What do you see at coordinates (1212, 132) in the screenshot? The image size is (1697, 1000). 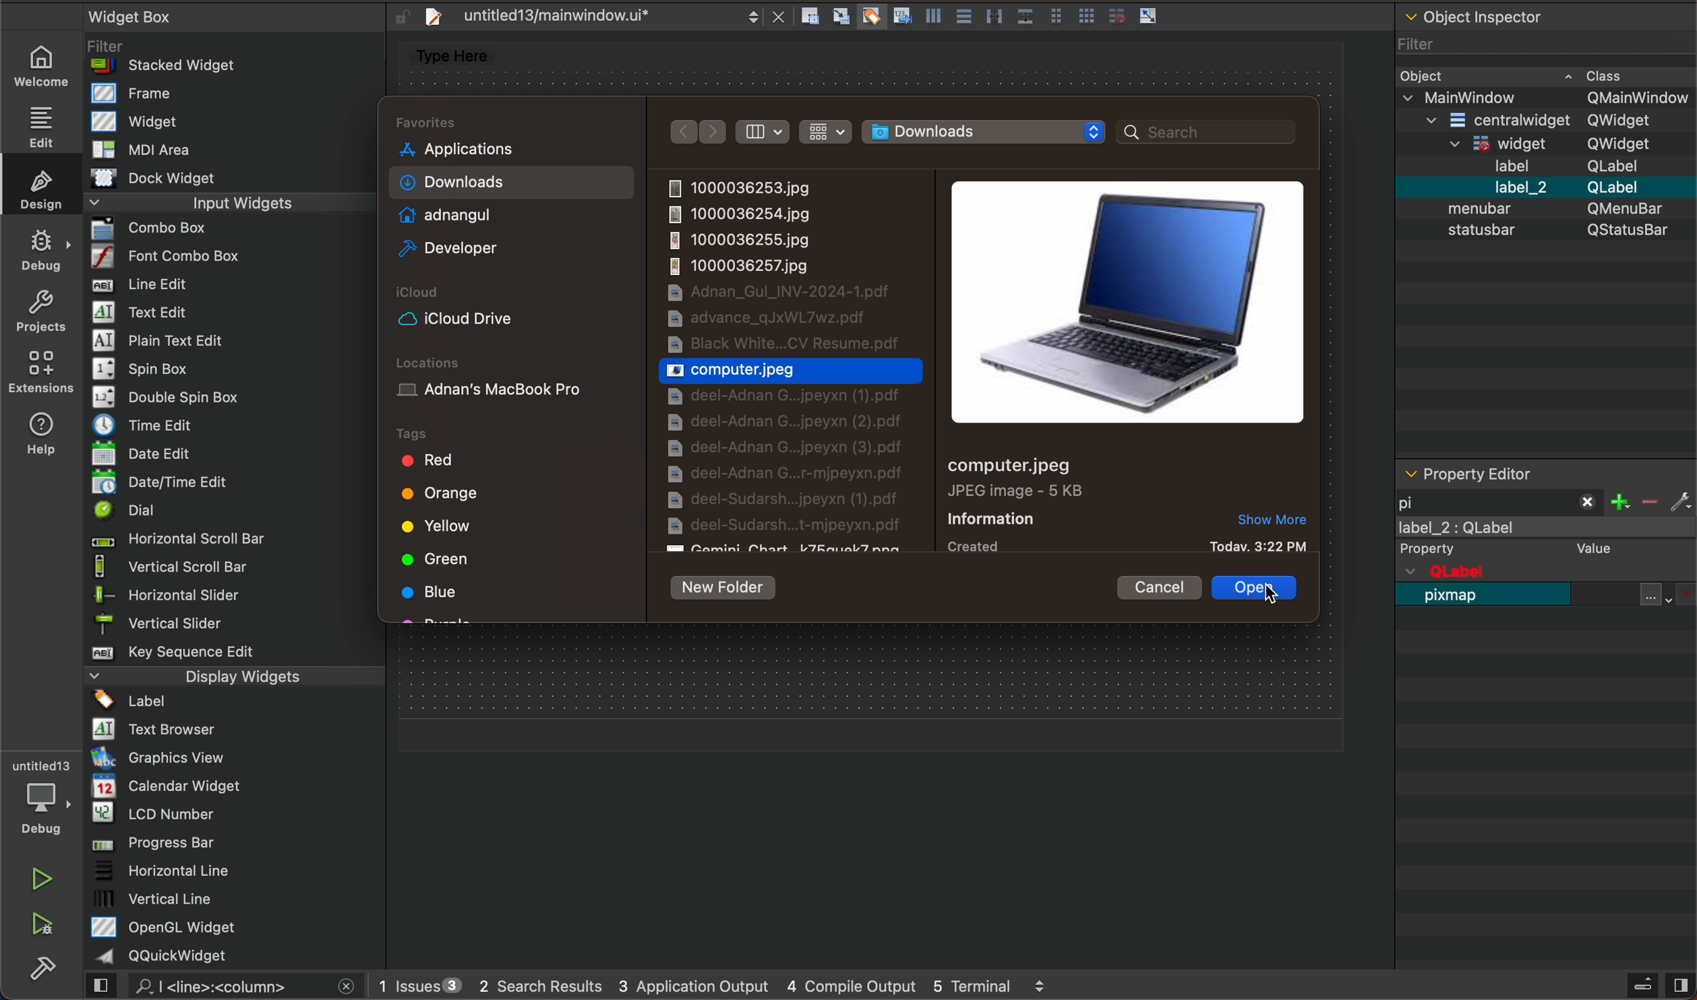 I see `search` at bounding box center [1212, 132].